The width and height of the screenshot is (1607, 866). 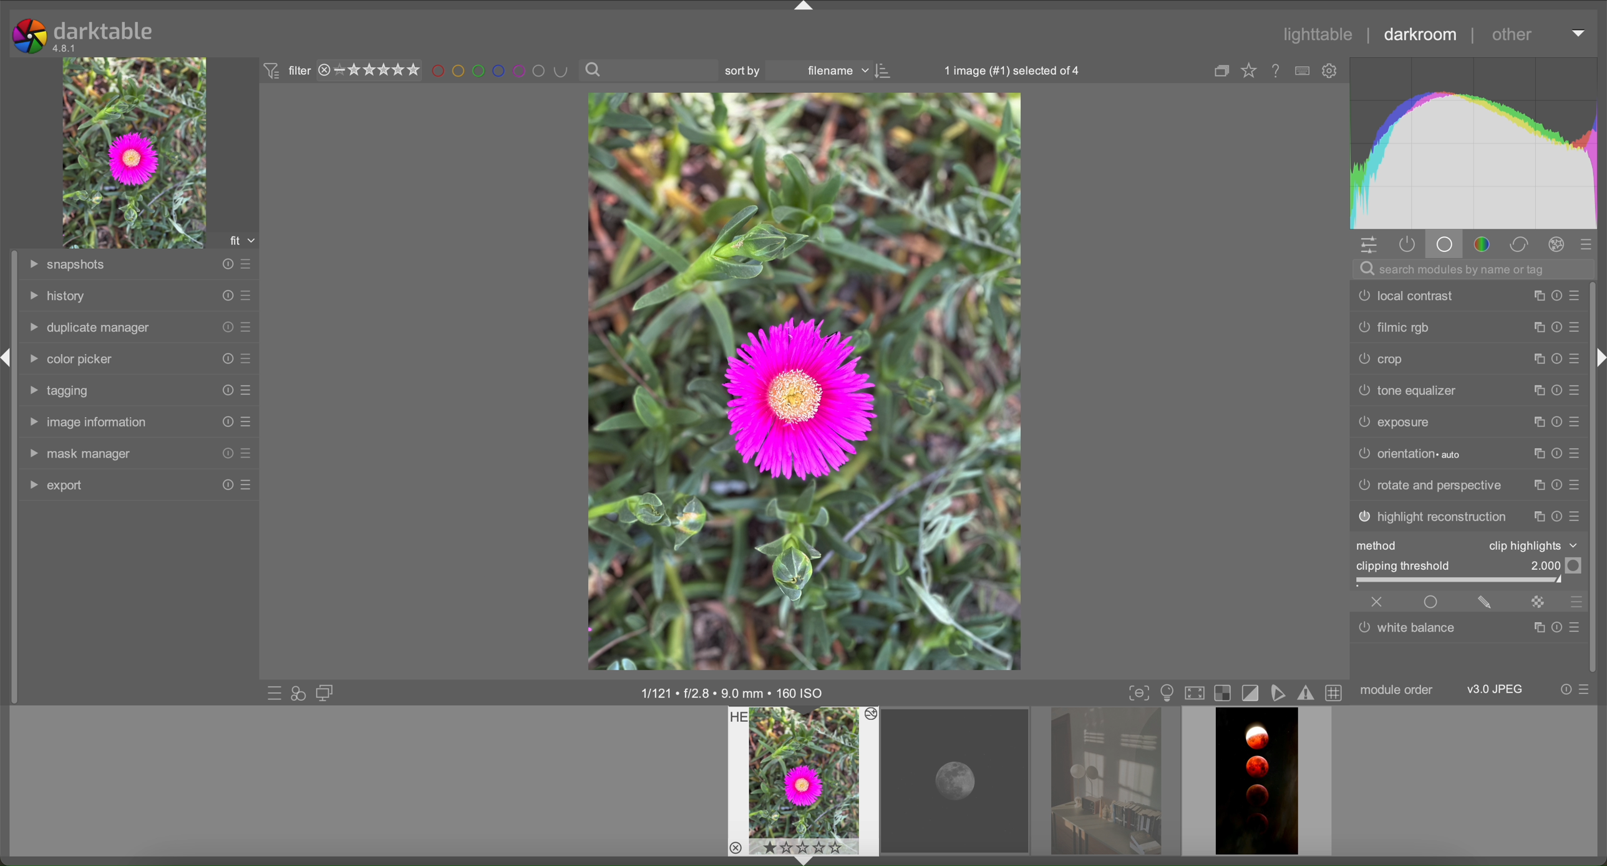 What do you see at coordinates (501, 72) in the screenshot?
I see `filter by images color level` at bounding box center [501, 72].